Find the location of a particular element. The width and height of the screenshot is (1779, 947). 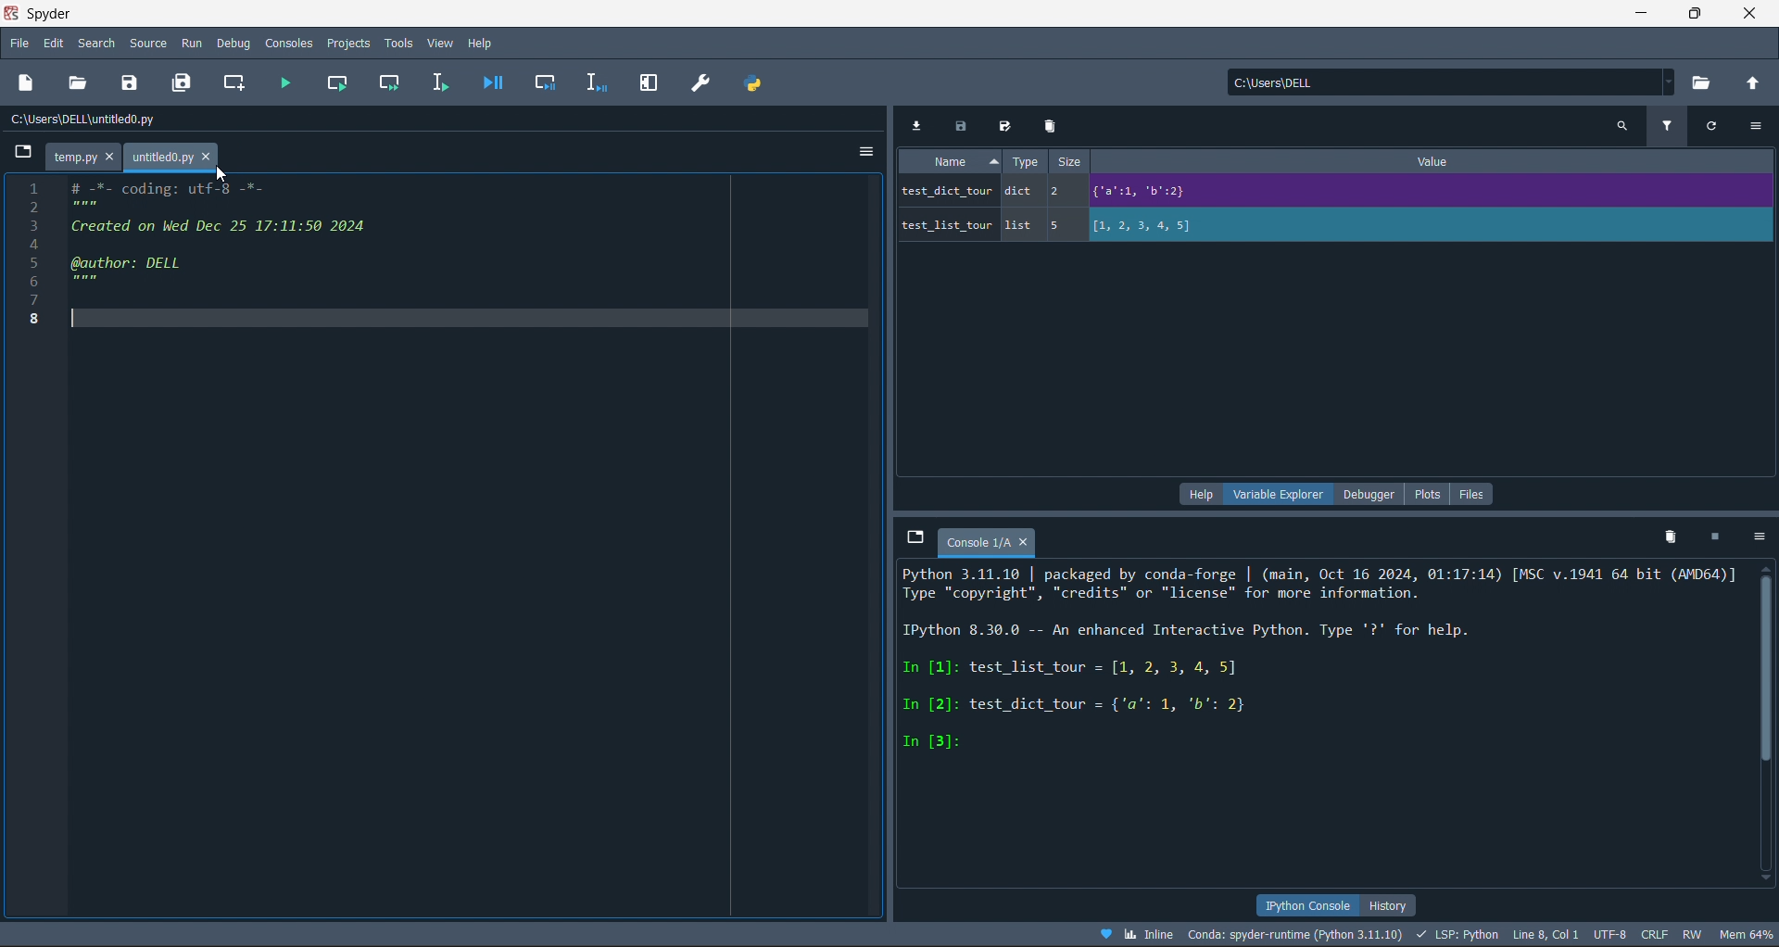

save all is located at coordinates (186, 82).